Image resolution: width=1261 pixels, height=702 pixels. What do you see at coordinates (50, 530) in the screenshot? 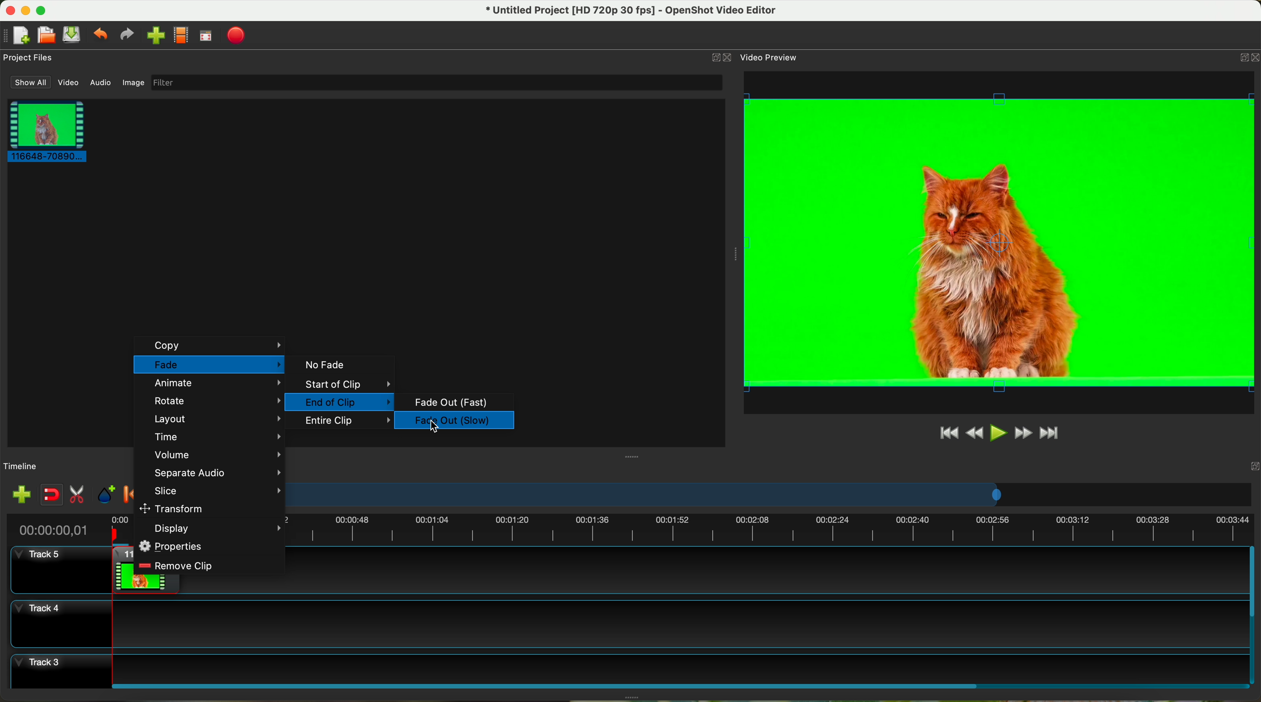
I see `time` at bounding box center [50, 530].